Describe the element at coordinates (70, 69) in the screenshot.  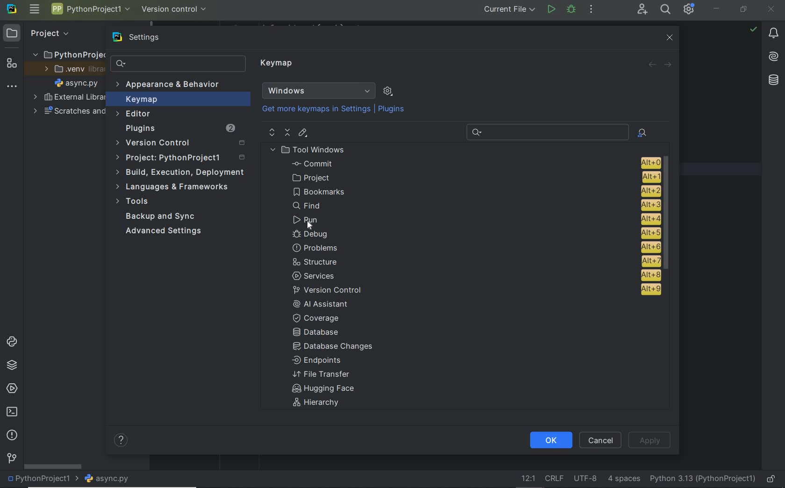
I see `.venv` at that location.